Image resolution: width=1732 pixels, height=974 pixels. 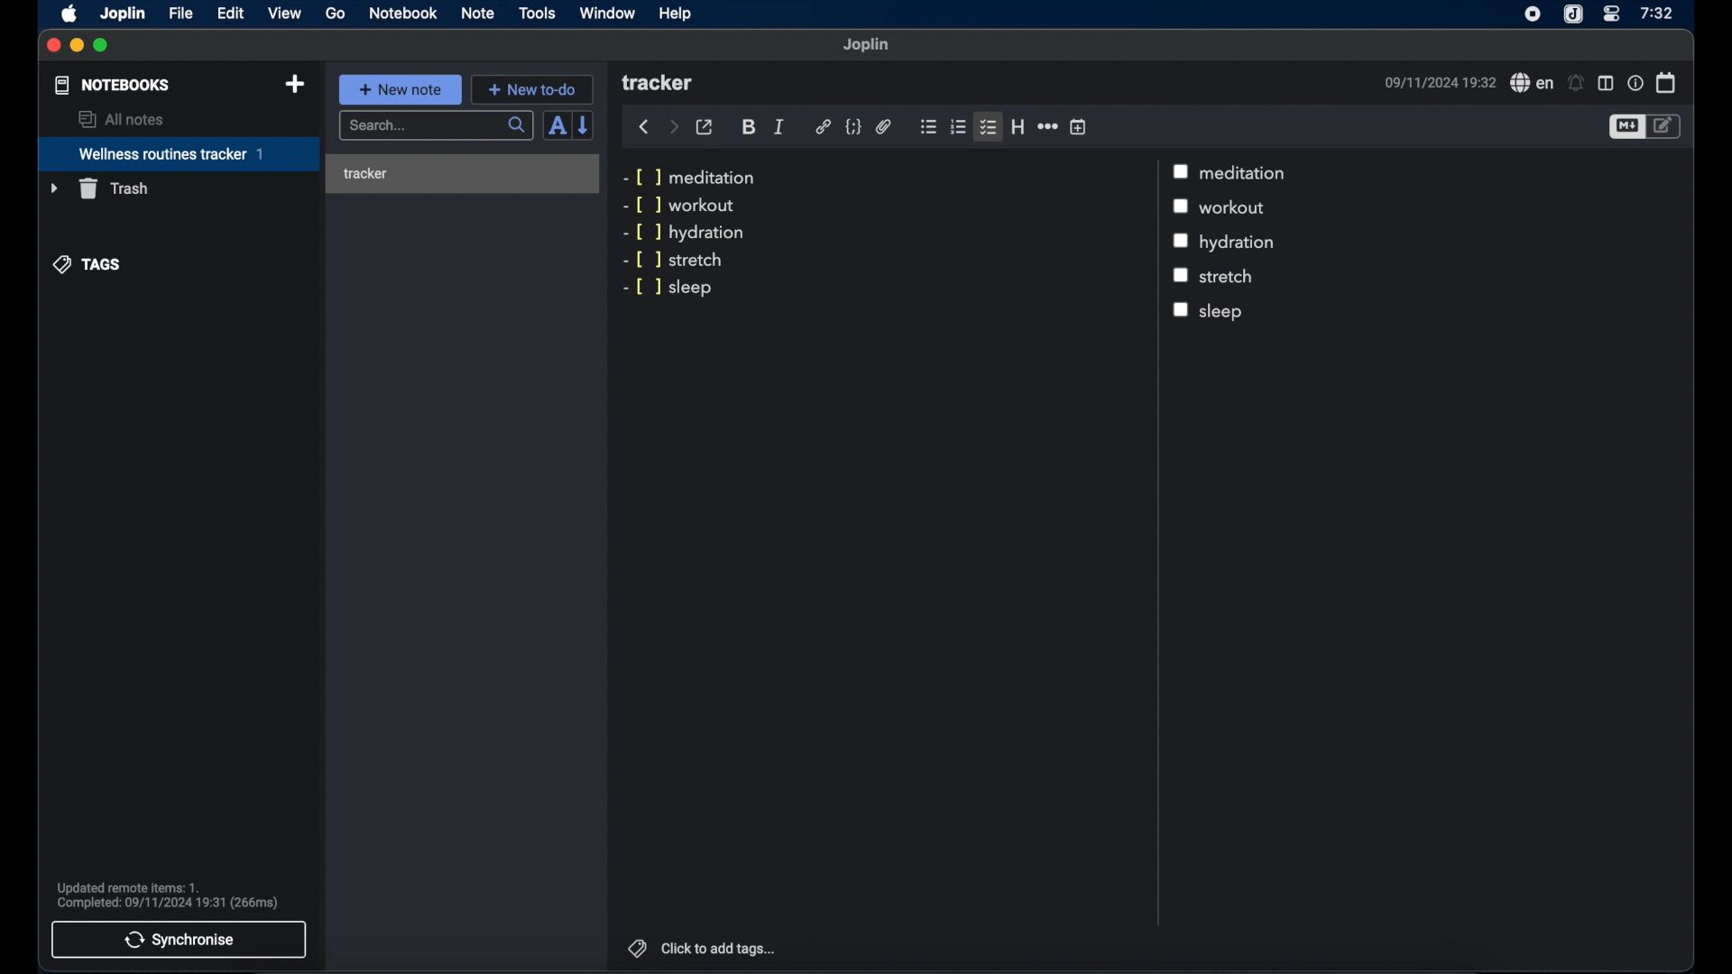 I want to click on spell check, so click(x=1529, y=82).